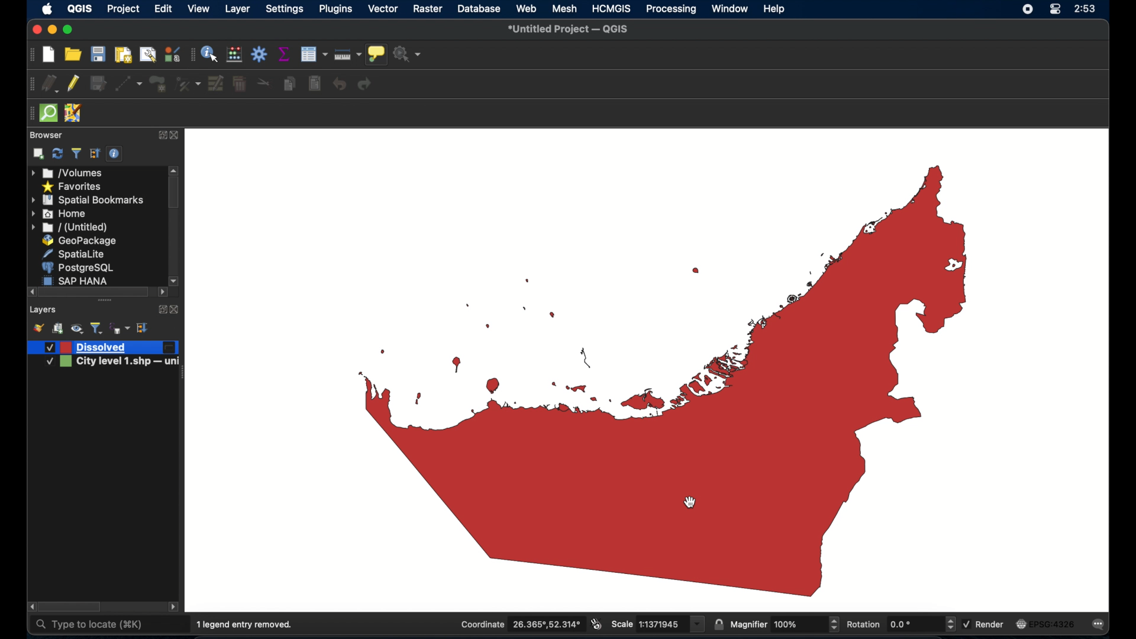 The height and width of the screenshot is (639, 1136). I want to click on screen recorder icon, so click(1027, 10).